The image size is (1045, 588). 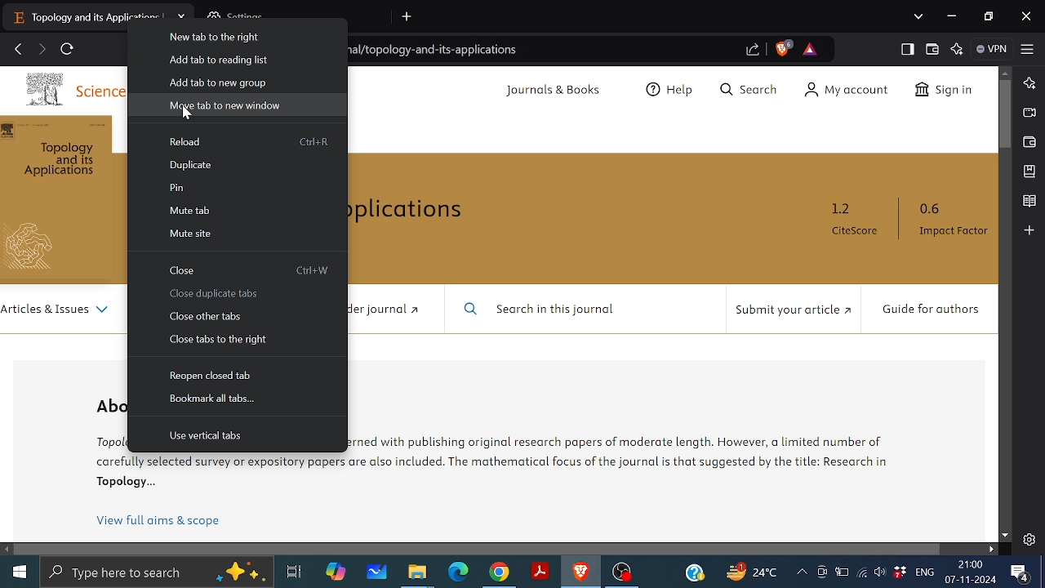 I want to click on Settings tab, so click(x=297, y=16).